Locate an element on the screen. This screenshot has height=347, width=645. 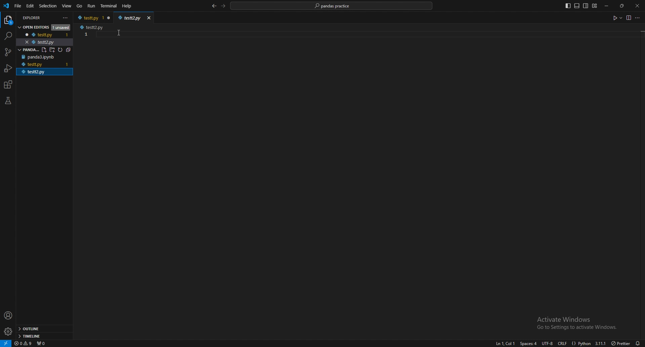
testt.py is located at coordinates (41, 34).